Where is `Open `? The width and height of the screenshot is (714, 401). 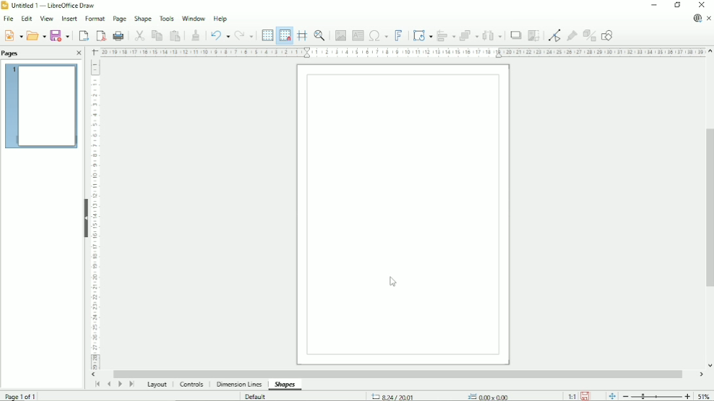
Open  is located at coordinates (36, 35).